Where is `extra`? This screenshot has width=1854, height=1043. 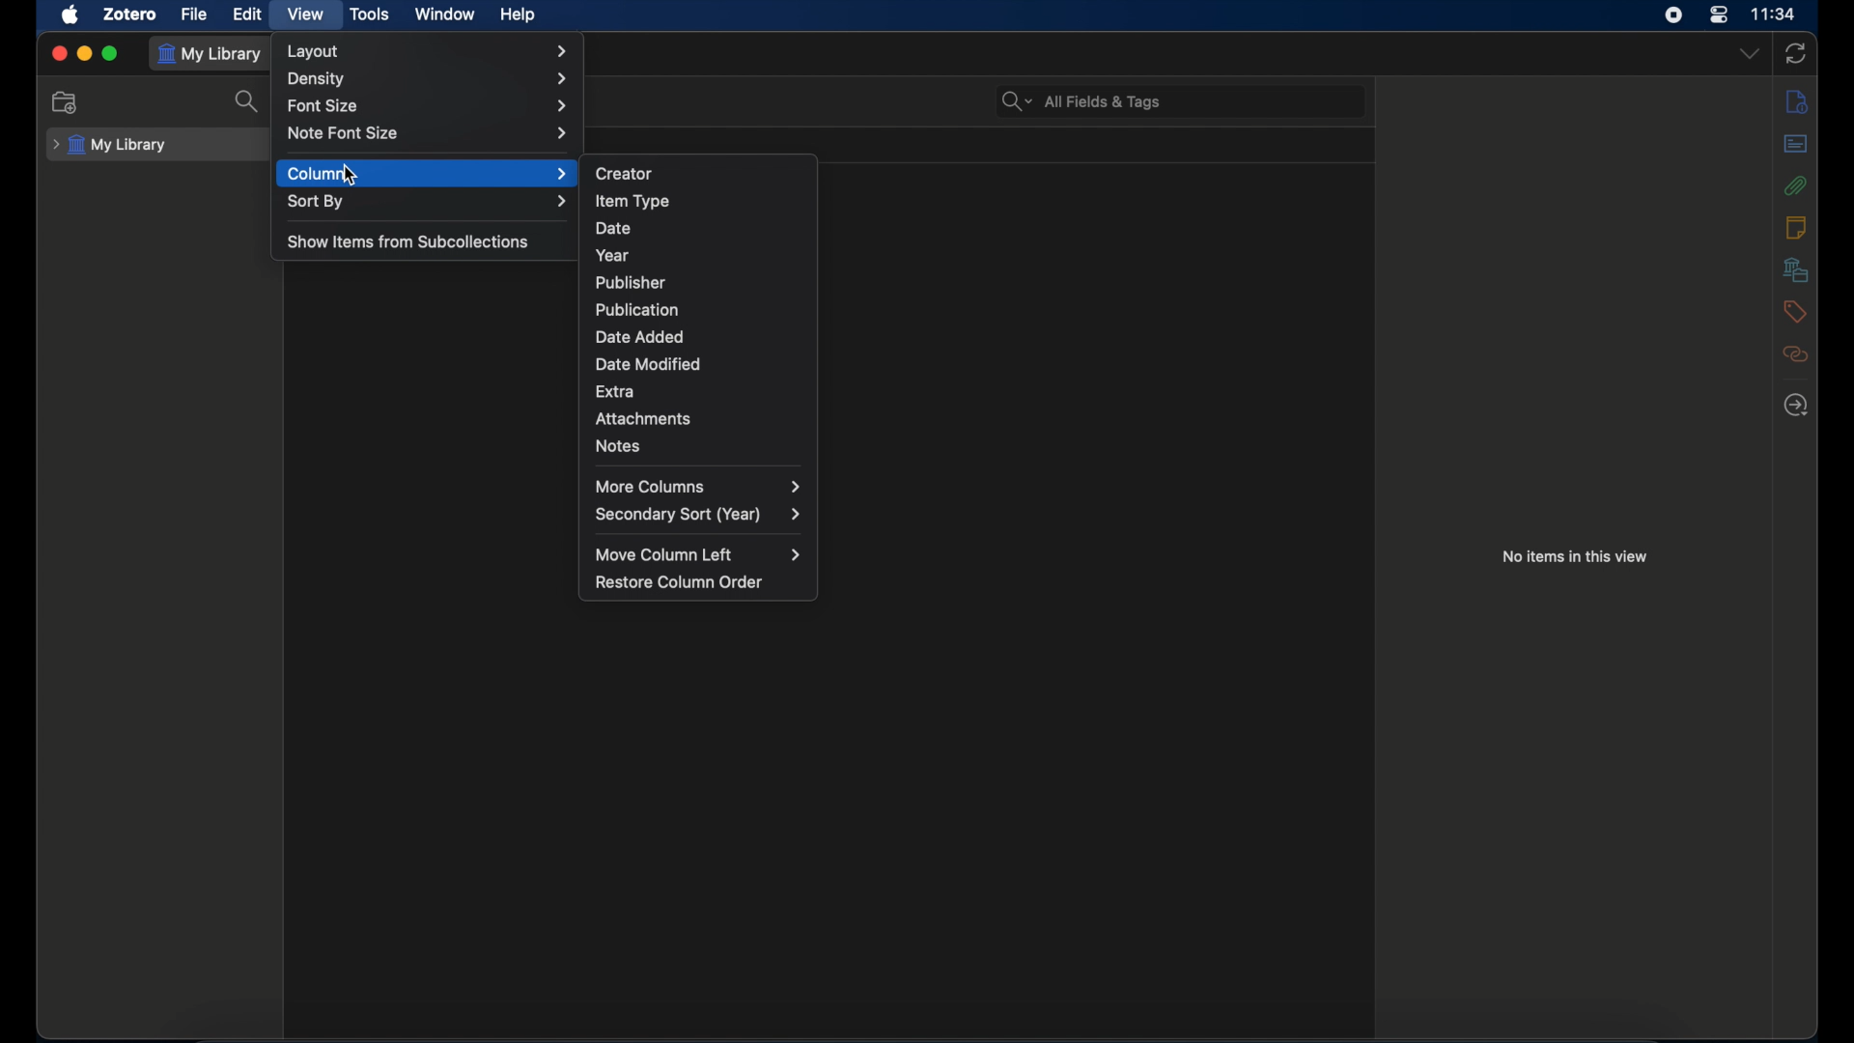
extra is located at coordinates (616, 391).